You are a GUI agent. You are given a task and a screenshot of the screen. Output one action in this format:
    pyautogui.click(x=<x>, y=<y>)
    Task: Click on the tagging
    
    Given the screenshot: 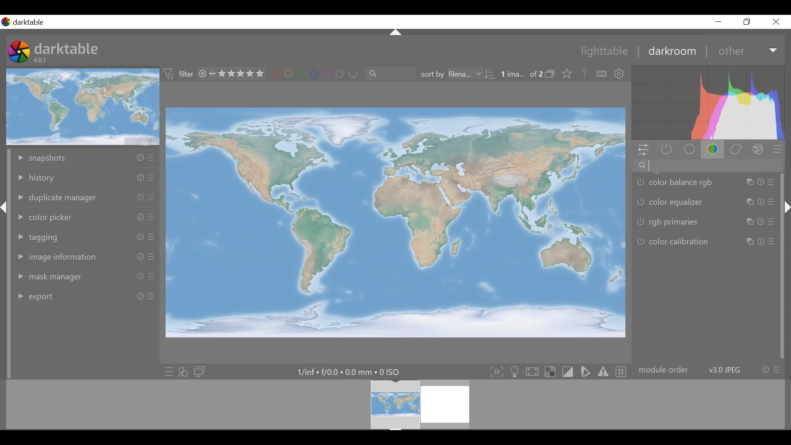 What is the action you would take?
    pyautogui.click(x=87, y=237)
    